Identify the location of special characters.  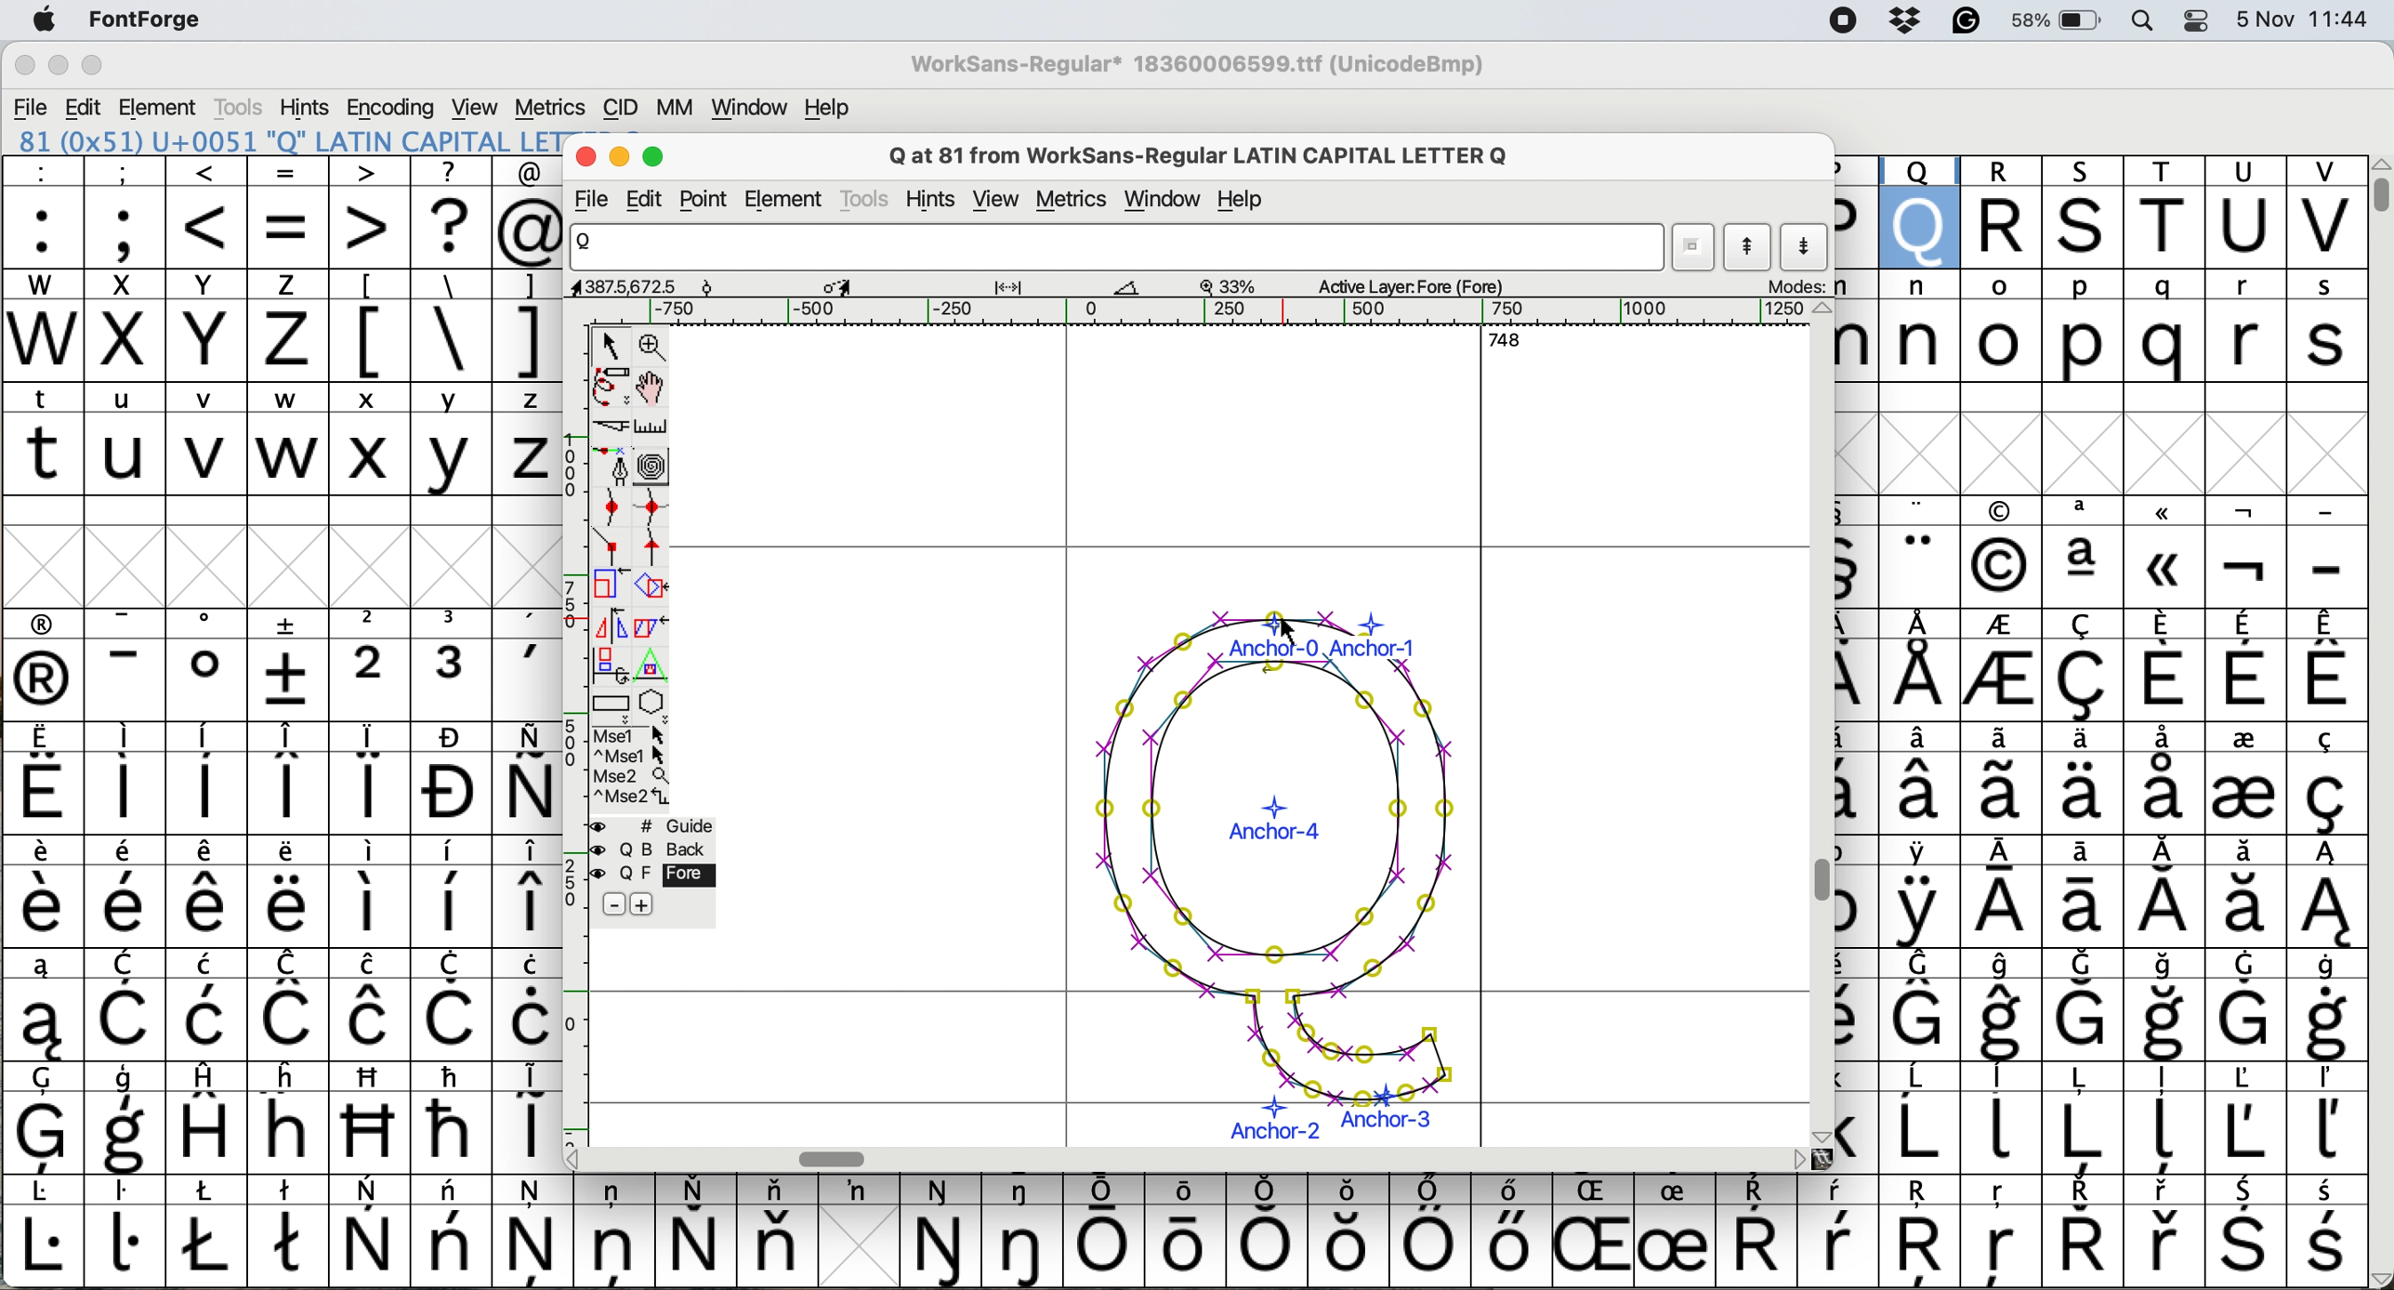
(1180, 1242).